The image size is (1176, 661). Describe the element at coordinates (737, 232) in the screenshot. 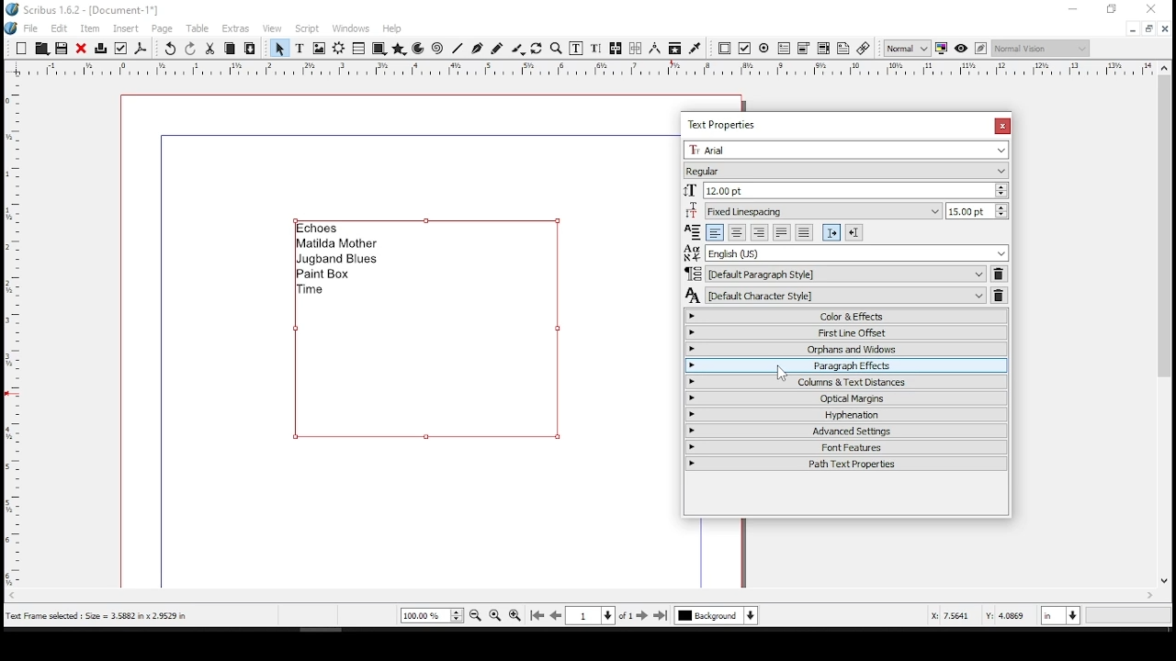

I see `align text center` at that location.